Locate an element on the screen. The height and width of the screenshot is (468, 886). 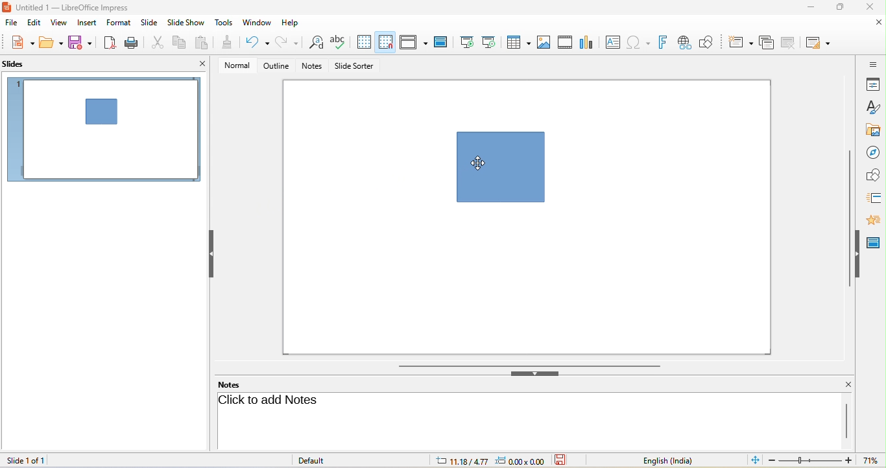
slide layout is located at coordinates (819, 43).